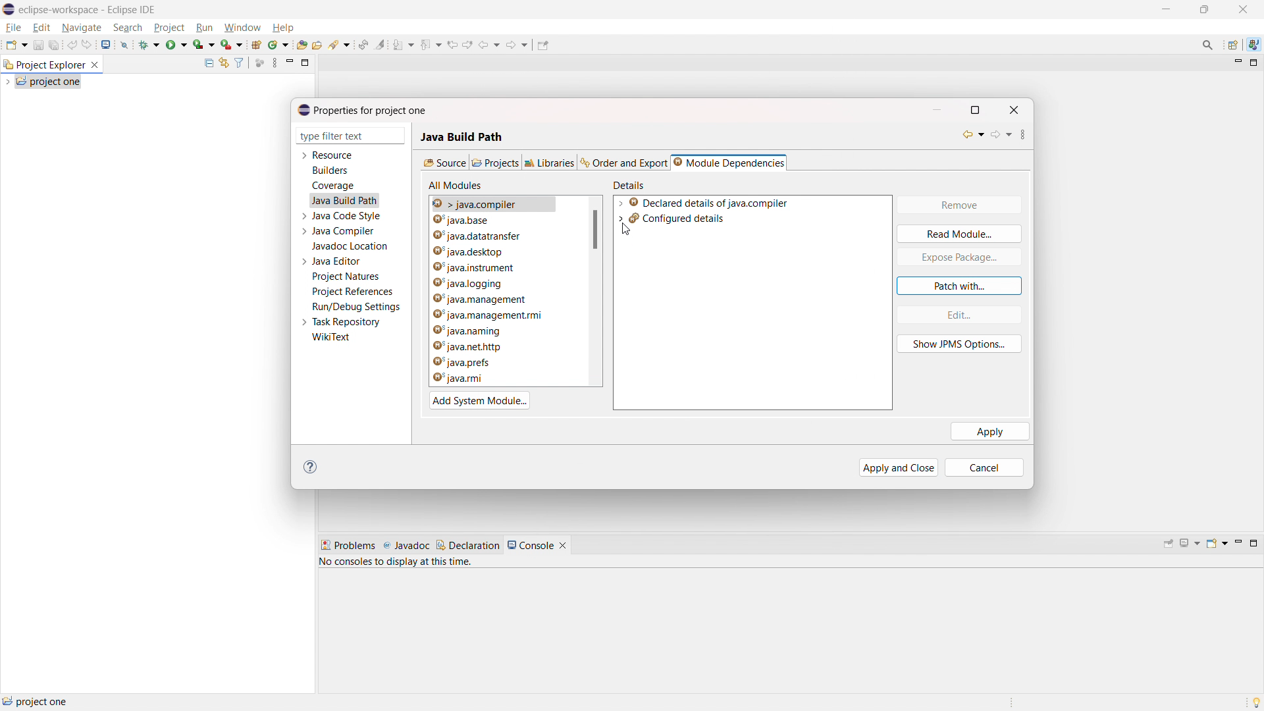  I want to click on no consoles to display at this time. , so click(398, 564).